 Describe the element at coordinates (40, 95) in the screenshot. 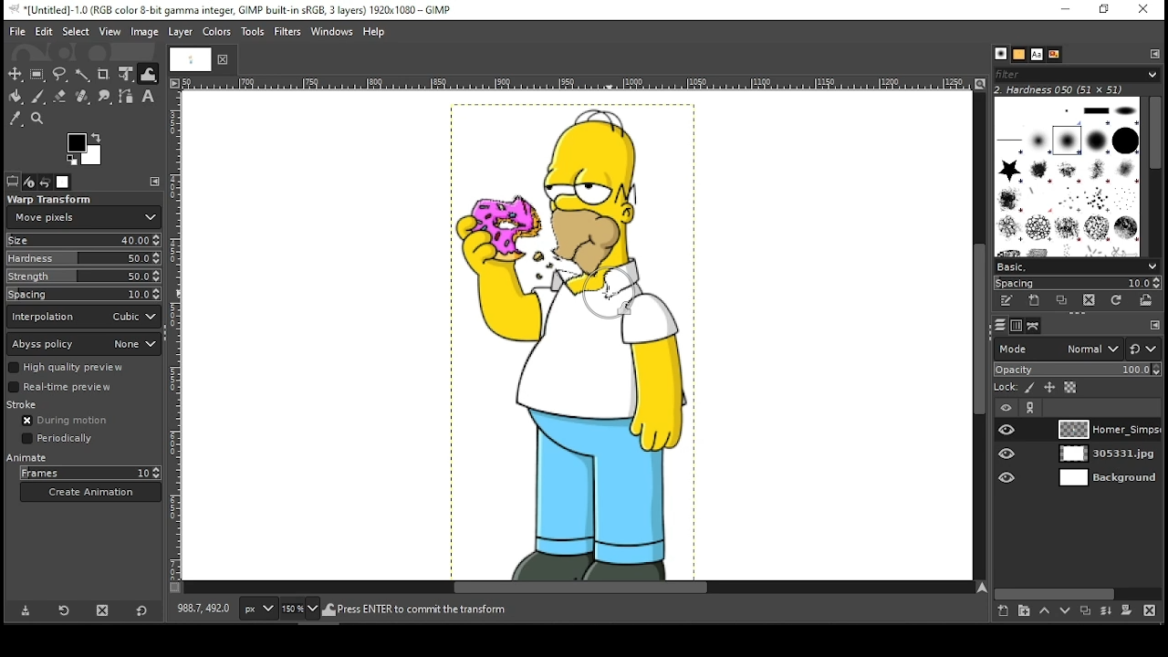

I see `paint brush tool` at that location.